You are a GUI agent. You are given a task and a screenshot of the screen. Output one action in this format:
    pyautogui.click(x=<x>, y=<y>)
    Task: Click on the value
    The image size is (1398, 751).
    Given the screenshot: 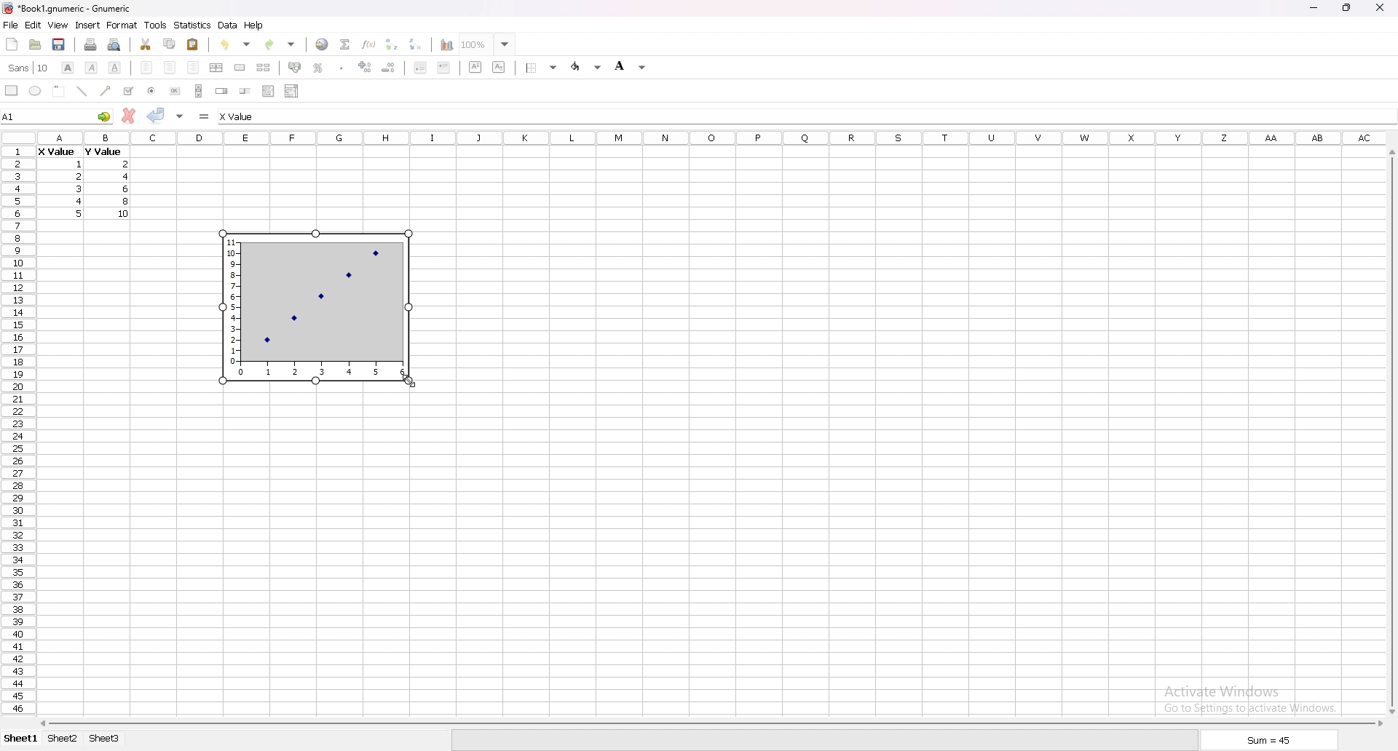 What is the action you would take?
    pyautogui.click(x=56, y=153)
    